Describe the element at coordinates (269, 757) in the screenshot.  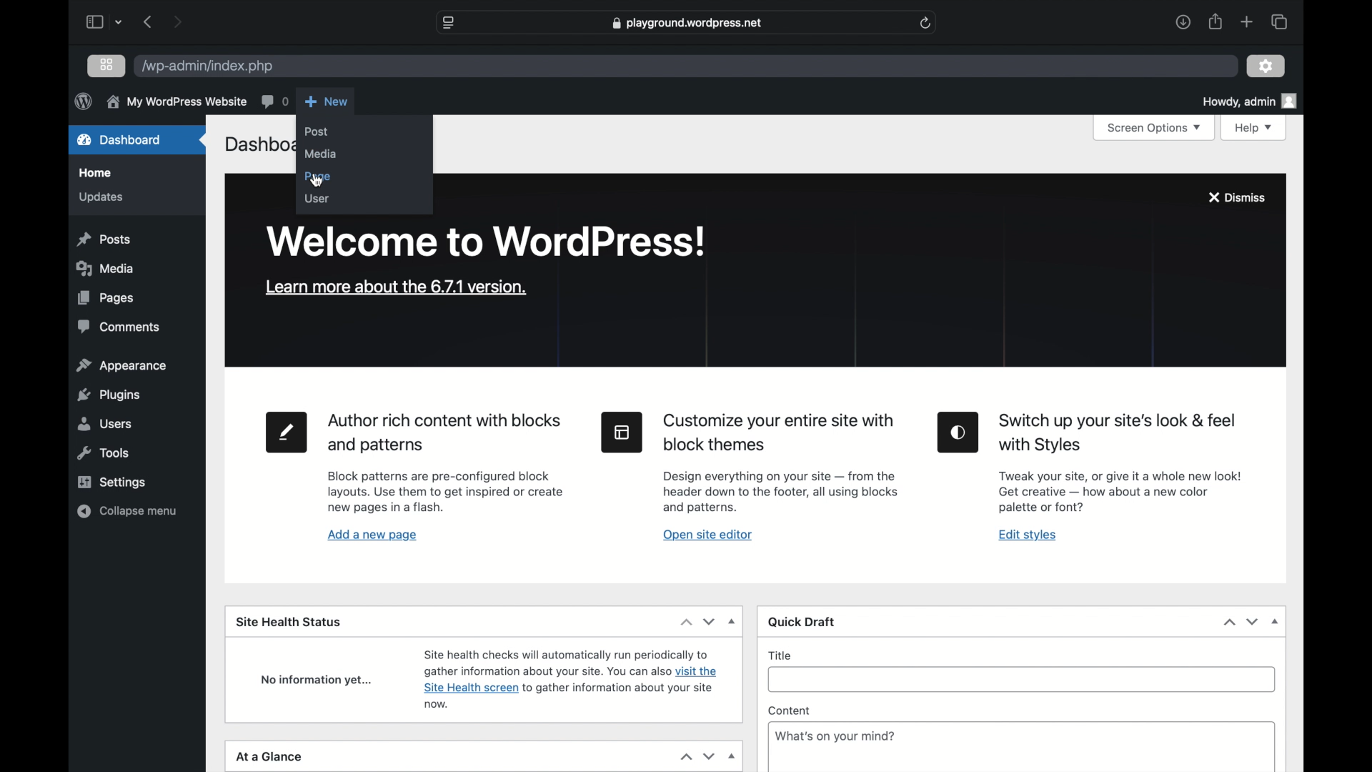
I see `at a glance` at that location.